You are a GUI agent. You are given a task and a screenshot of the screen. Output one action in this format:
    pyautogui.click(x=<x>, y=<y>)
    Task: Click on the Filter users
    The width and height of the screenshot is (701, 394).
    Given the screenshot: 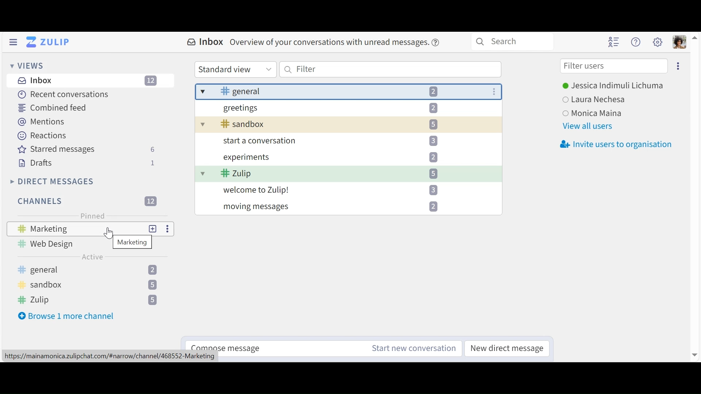 What is the action you would take?
    pyautogui.click(x=614, y=66)
    